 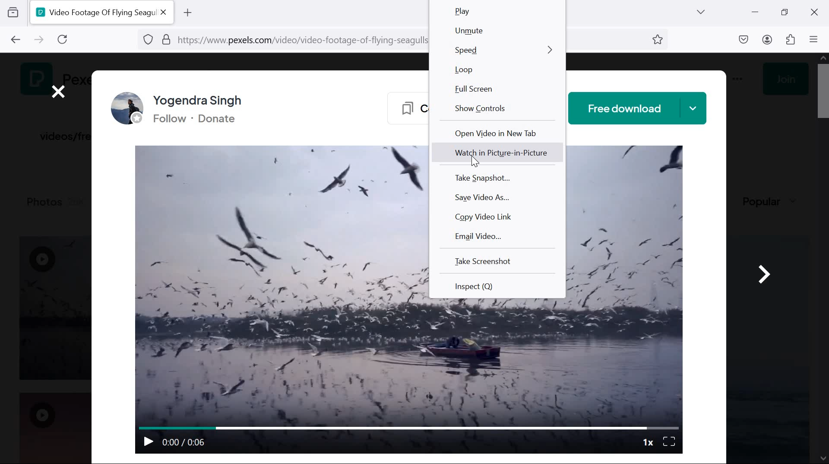 I want to click on Video Footage Of Flying Seagu, so click(x=94, y=12).